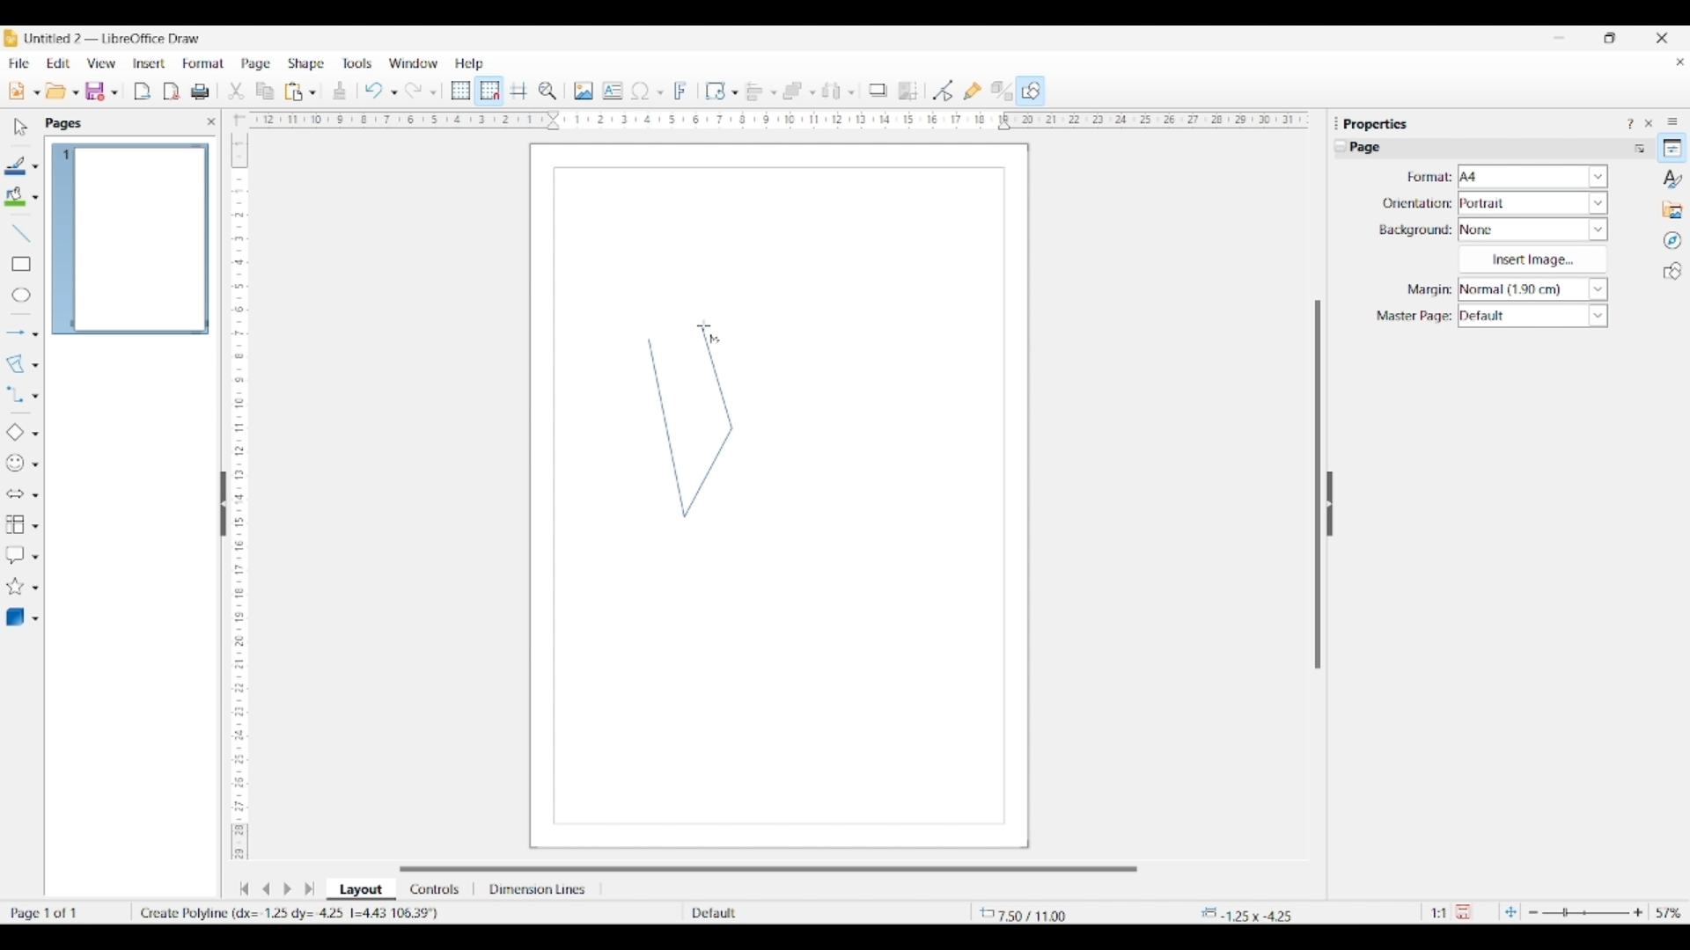 This screenshot has height=950, width=1690. Describe the element at coordinates (470, 64) in the screenshot. I see `Help` at that location.